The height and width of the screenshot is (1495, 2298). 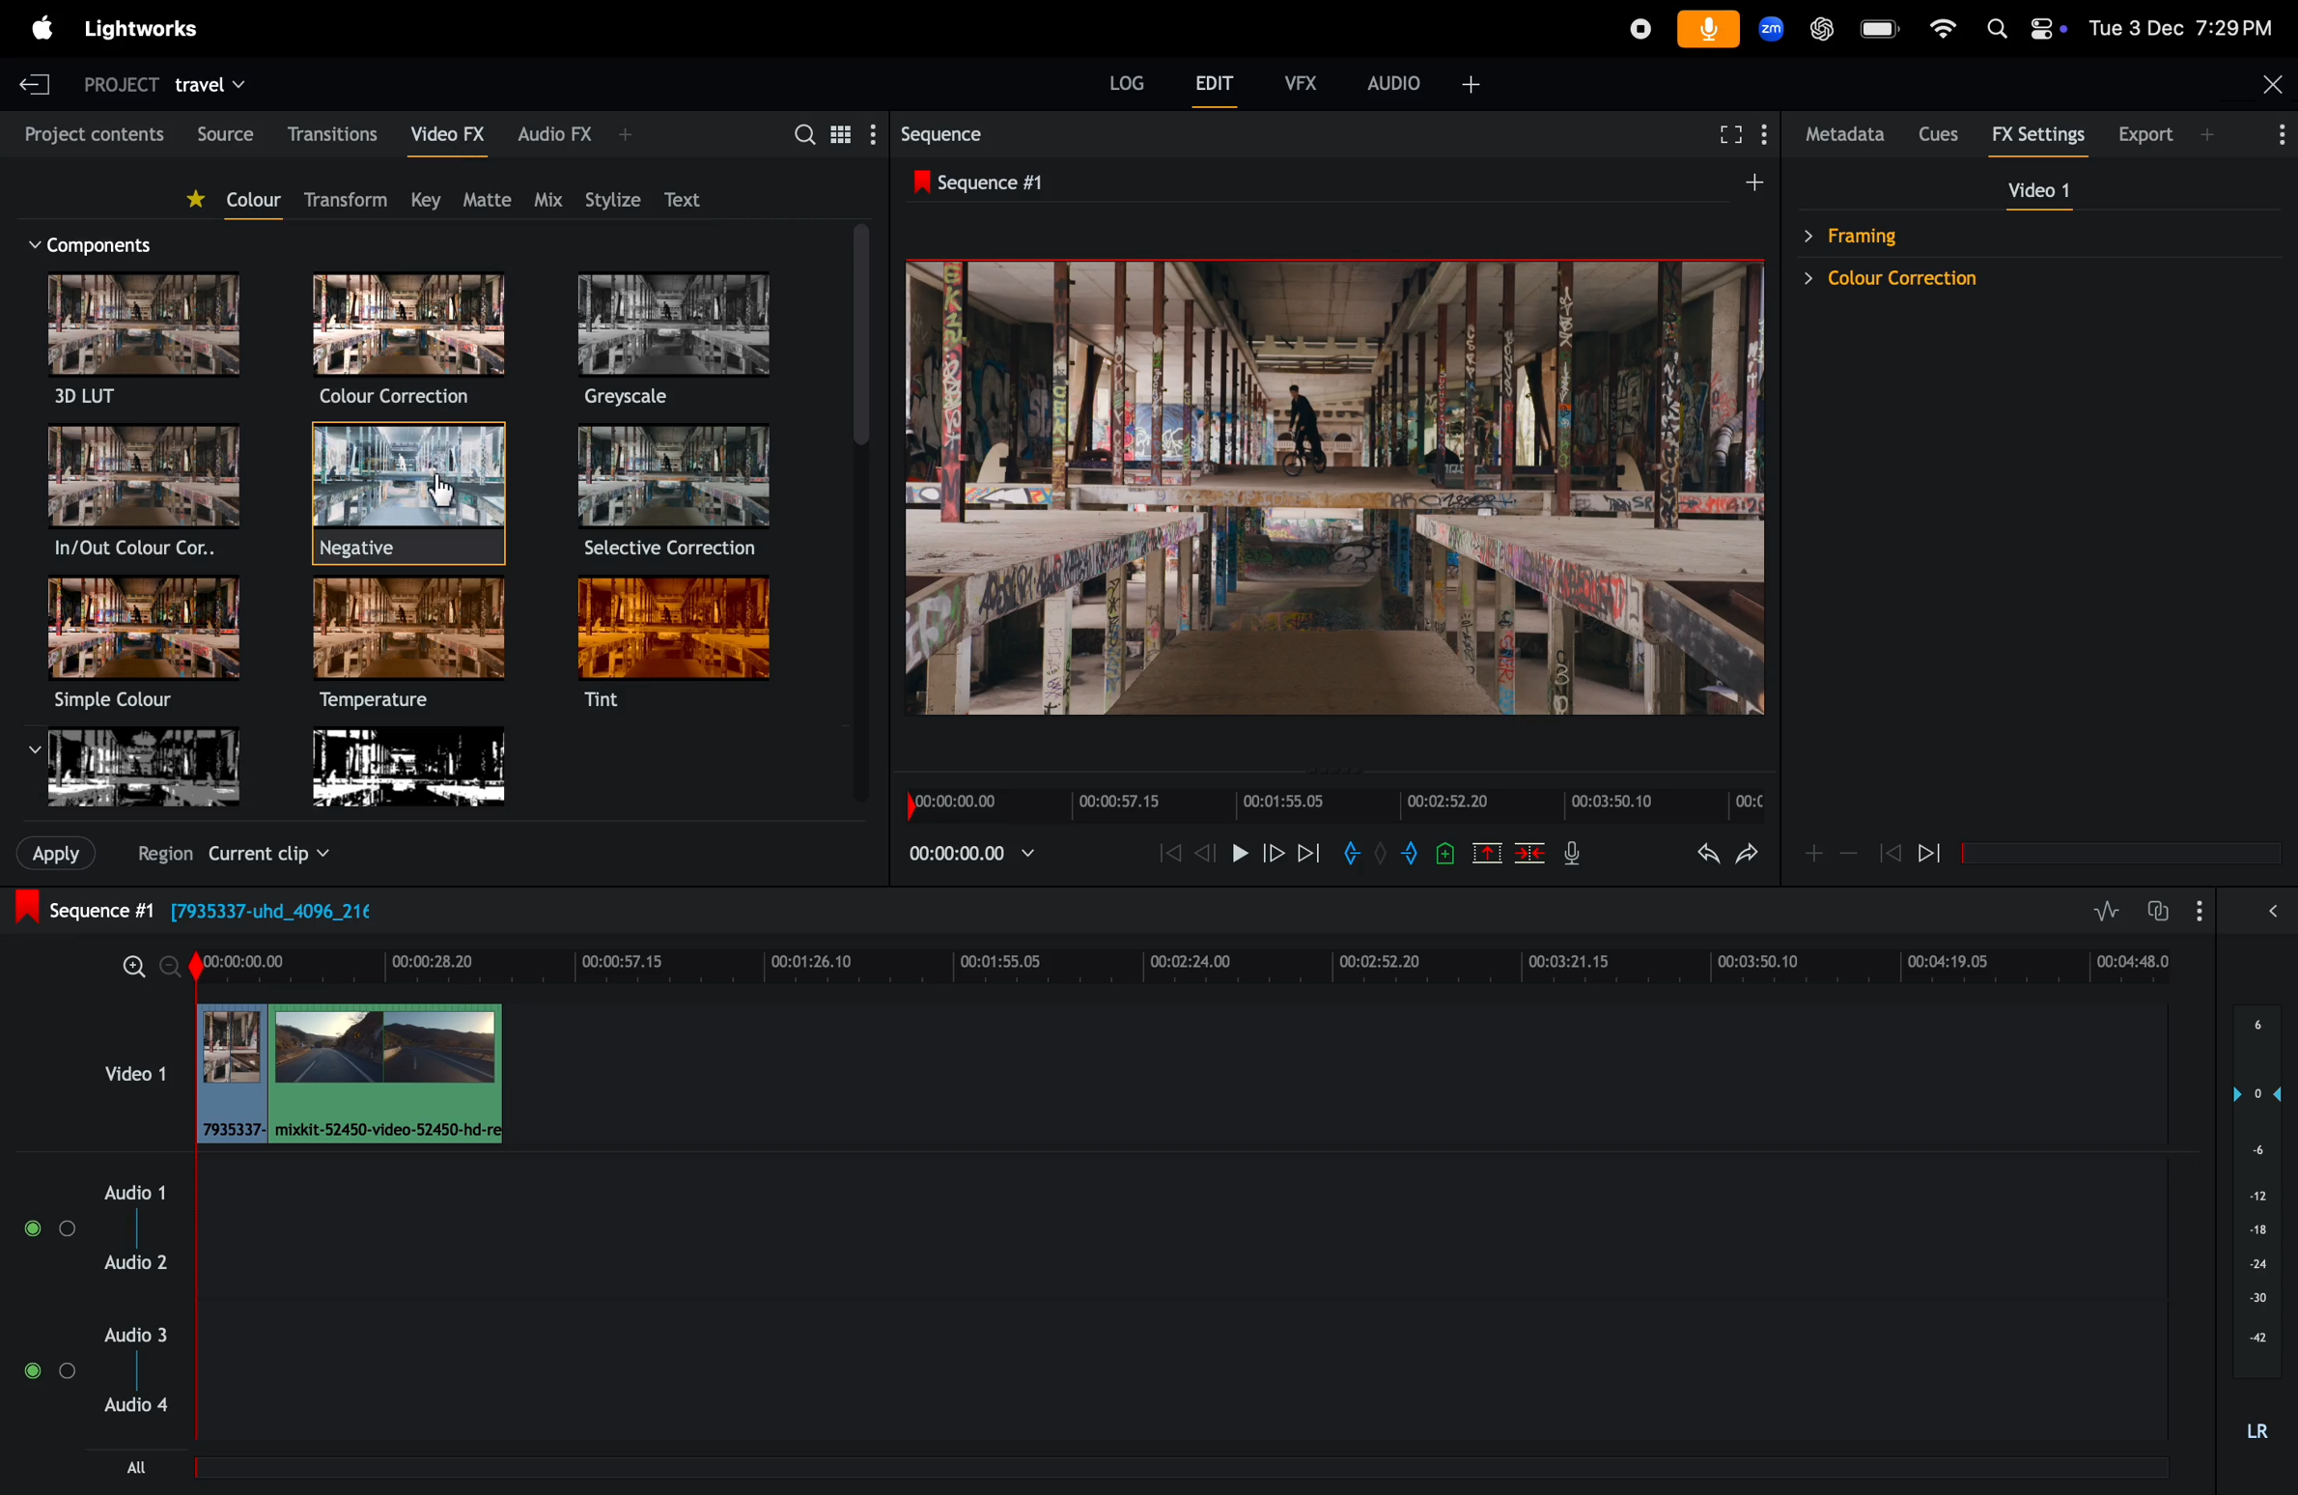 I want to click on toggle audio levels, so click(x=2108, y=907).